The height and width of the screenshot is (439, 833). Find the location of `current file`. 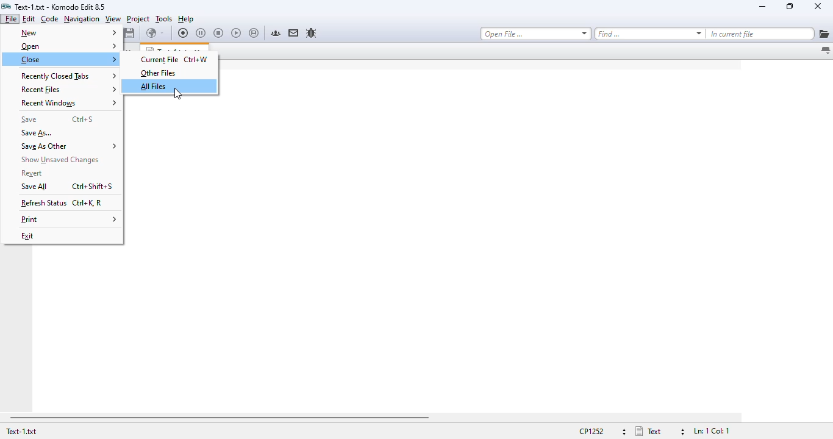

current file is located at coordinates (159, 59).